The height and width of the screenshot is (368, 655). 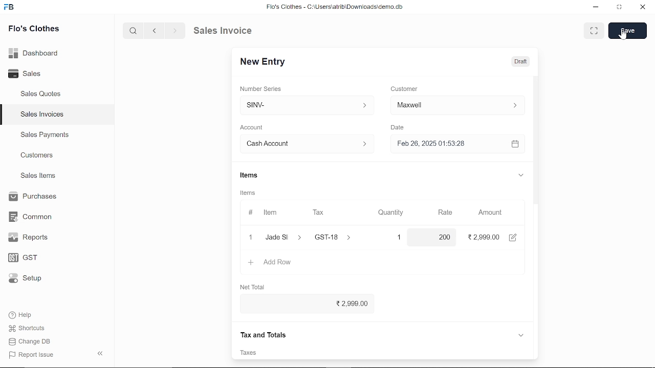 I want to click on next, so click(x=175, y=31).